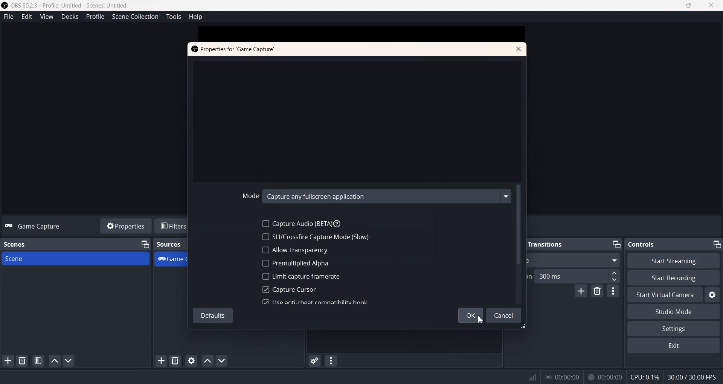  What do you see at coordinates (296, 250) in the screenshot?
I see `Allow Transparency` at bounding box center [296, 250].